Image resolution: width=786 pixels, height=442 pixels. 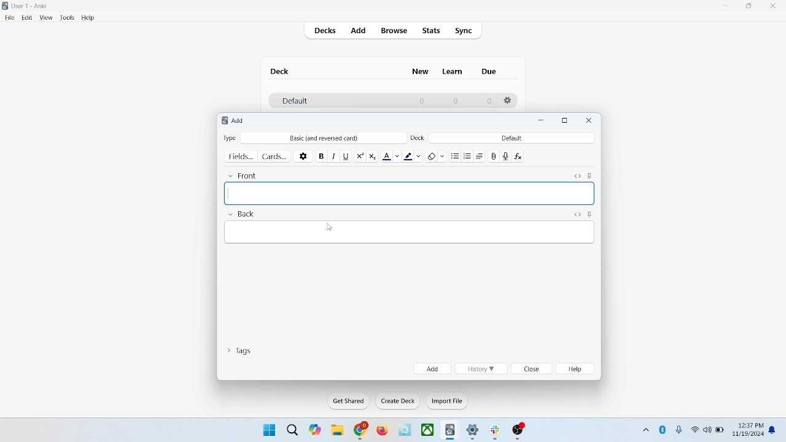 What do you see at coordinates (28, 17) in the screenshot?
I see `edit` at bounding box center [28, 17].